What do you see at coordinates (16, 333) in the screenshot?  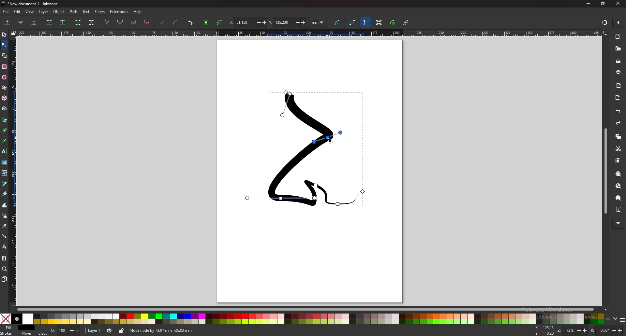 I see `stroke` at bounding box center [16, 333].